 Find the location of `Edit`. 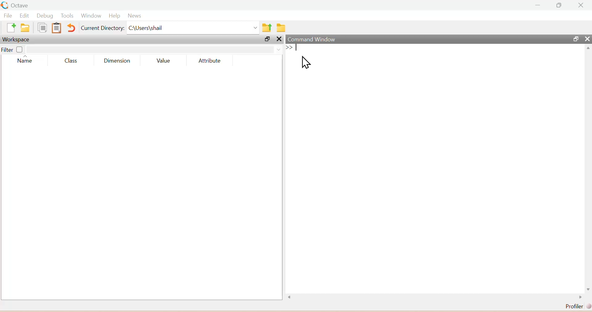

Edit is located at coordinates (25, 16).